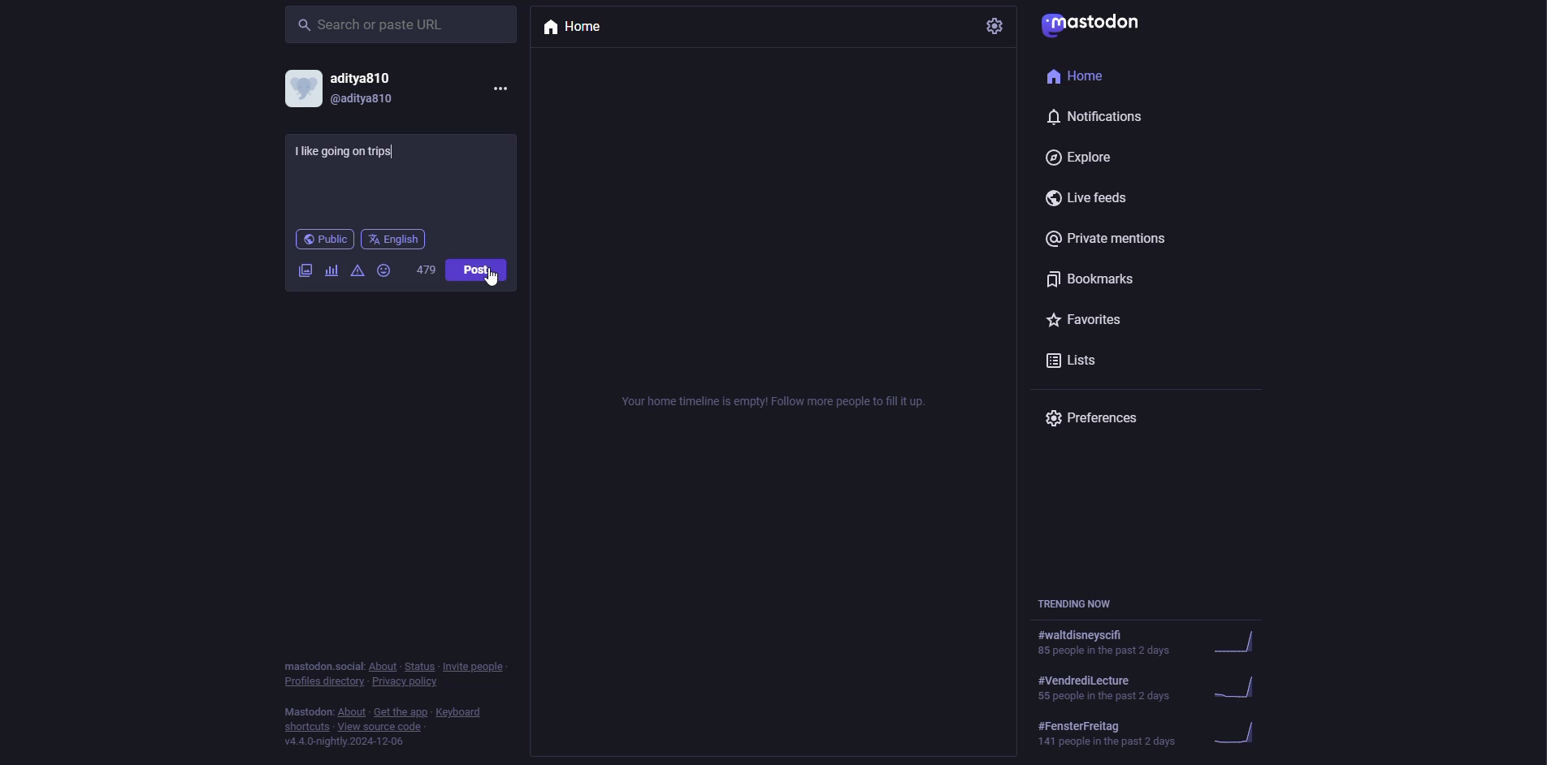 This screenshot has height=765, width=1547. Describe the element at coordinates (1095, 27) in the screenshot. I see `mastodon` at that location.